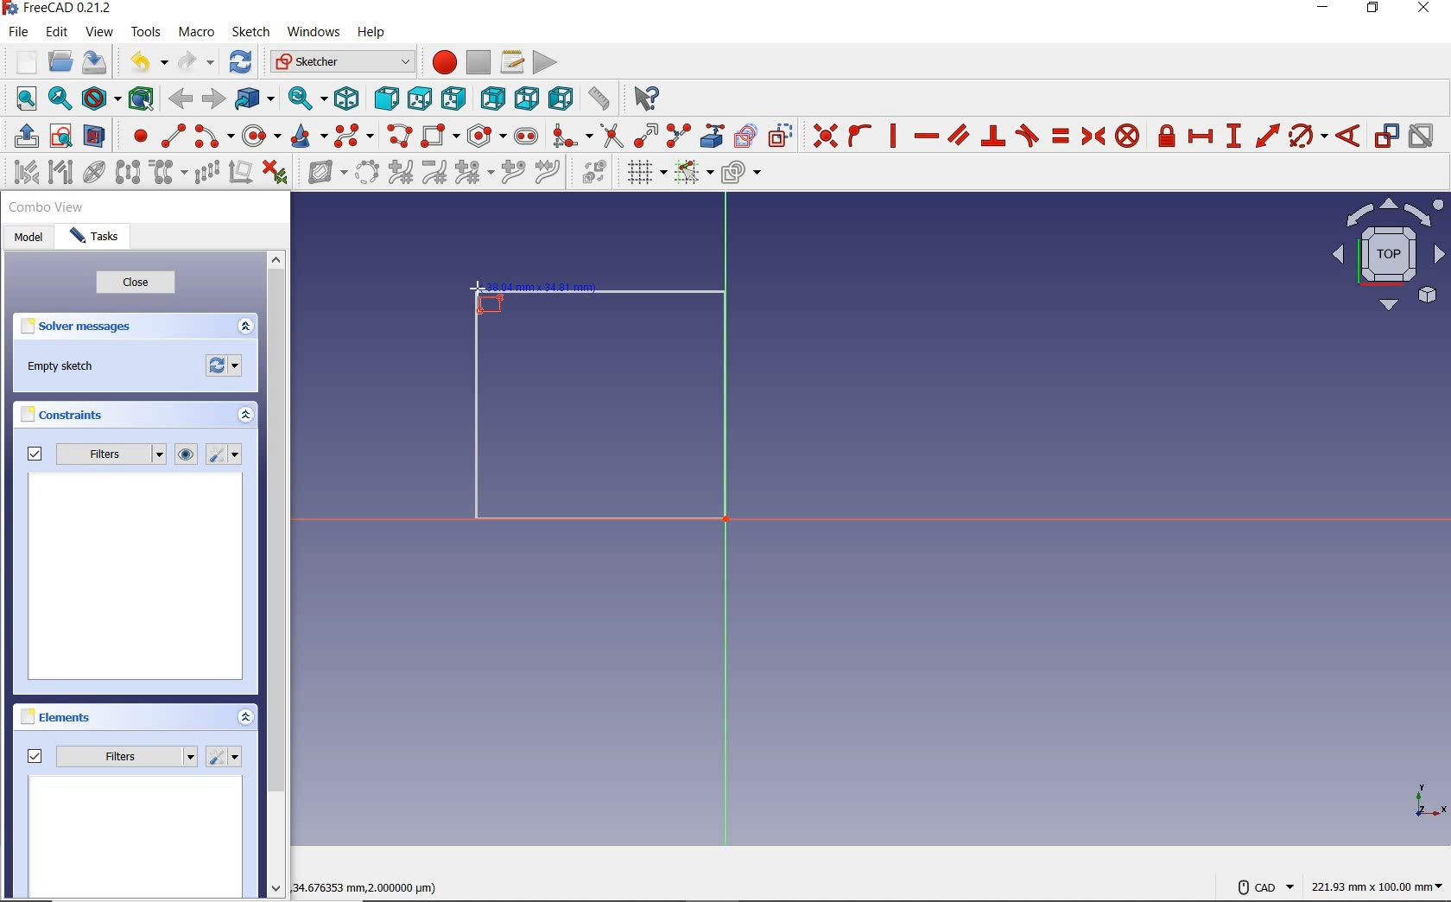  I want to click on help, so click(372, 32).